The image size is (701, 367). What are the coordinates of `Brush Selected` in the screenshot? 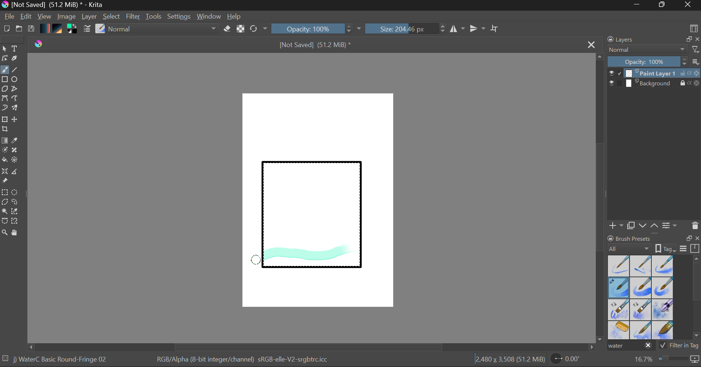 It's located at (61, 360).